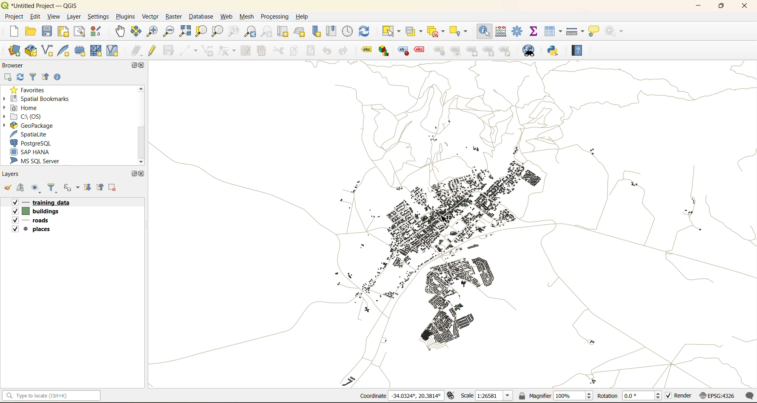 The width and height of the screenshot is (757, 403). Describe the element at coordinates (30, 116) in the screenshot. I see `c\:os` at that location.